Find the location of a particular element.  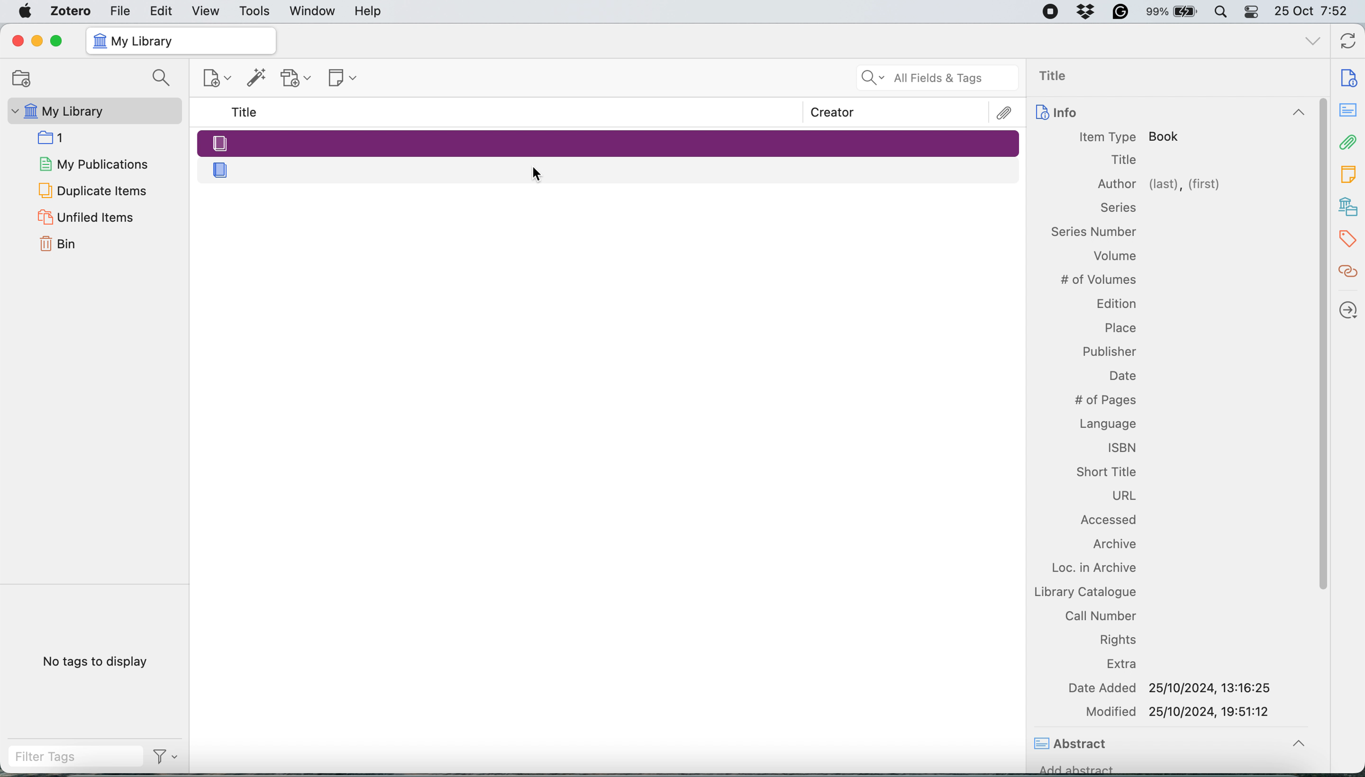

Date Added 25/10/2024, 13:16:25 is located at coordinates (1173, 687).